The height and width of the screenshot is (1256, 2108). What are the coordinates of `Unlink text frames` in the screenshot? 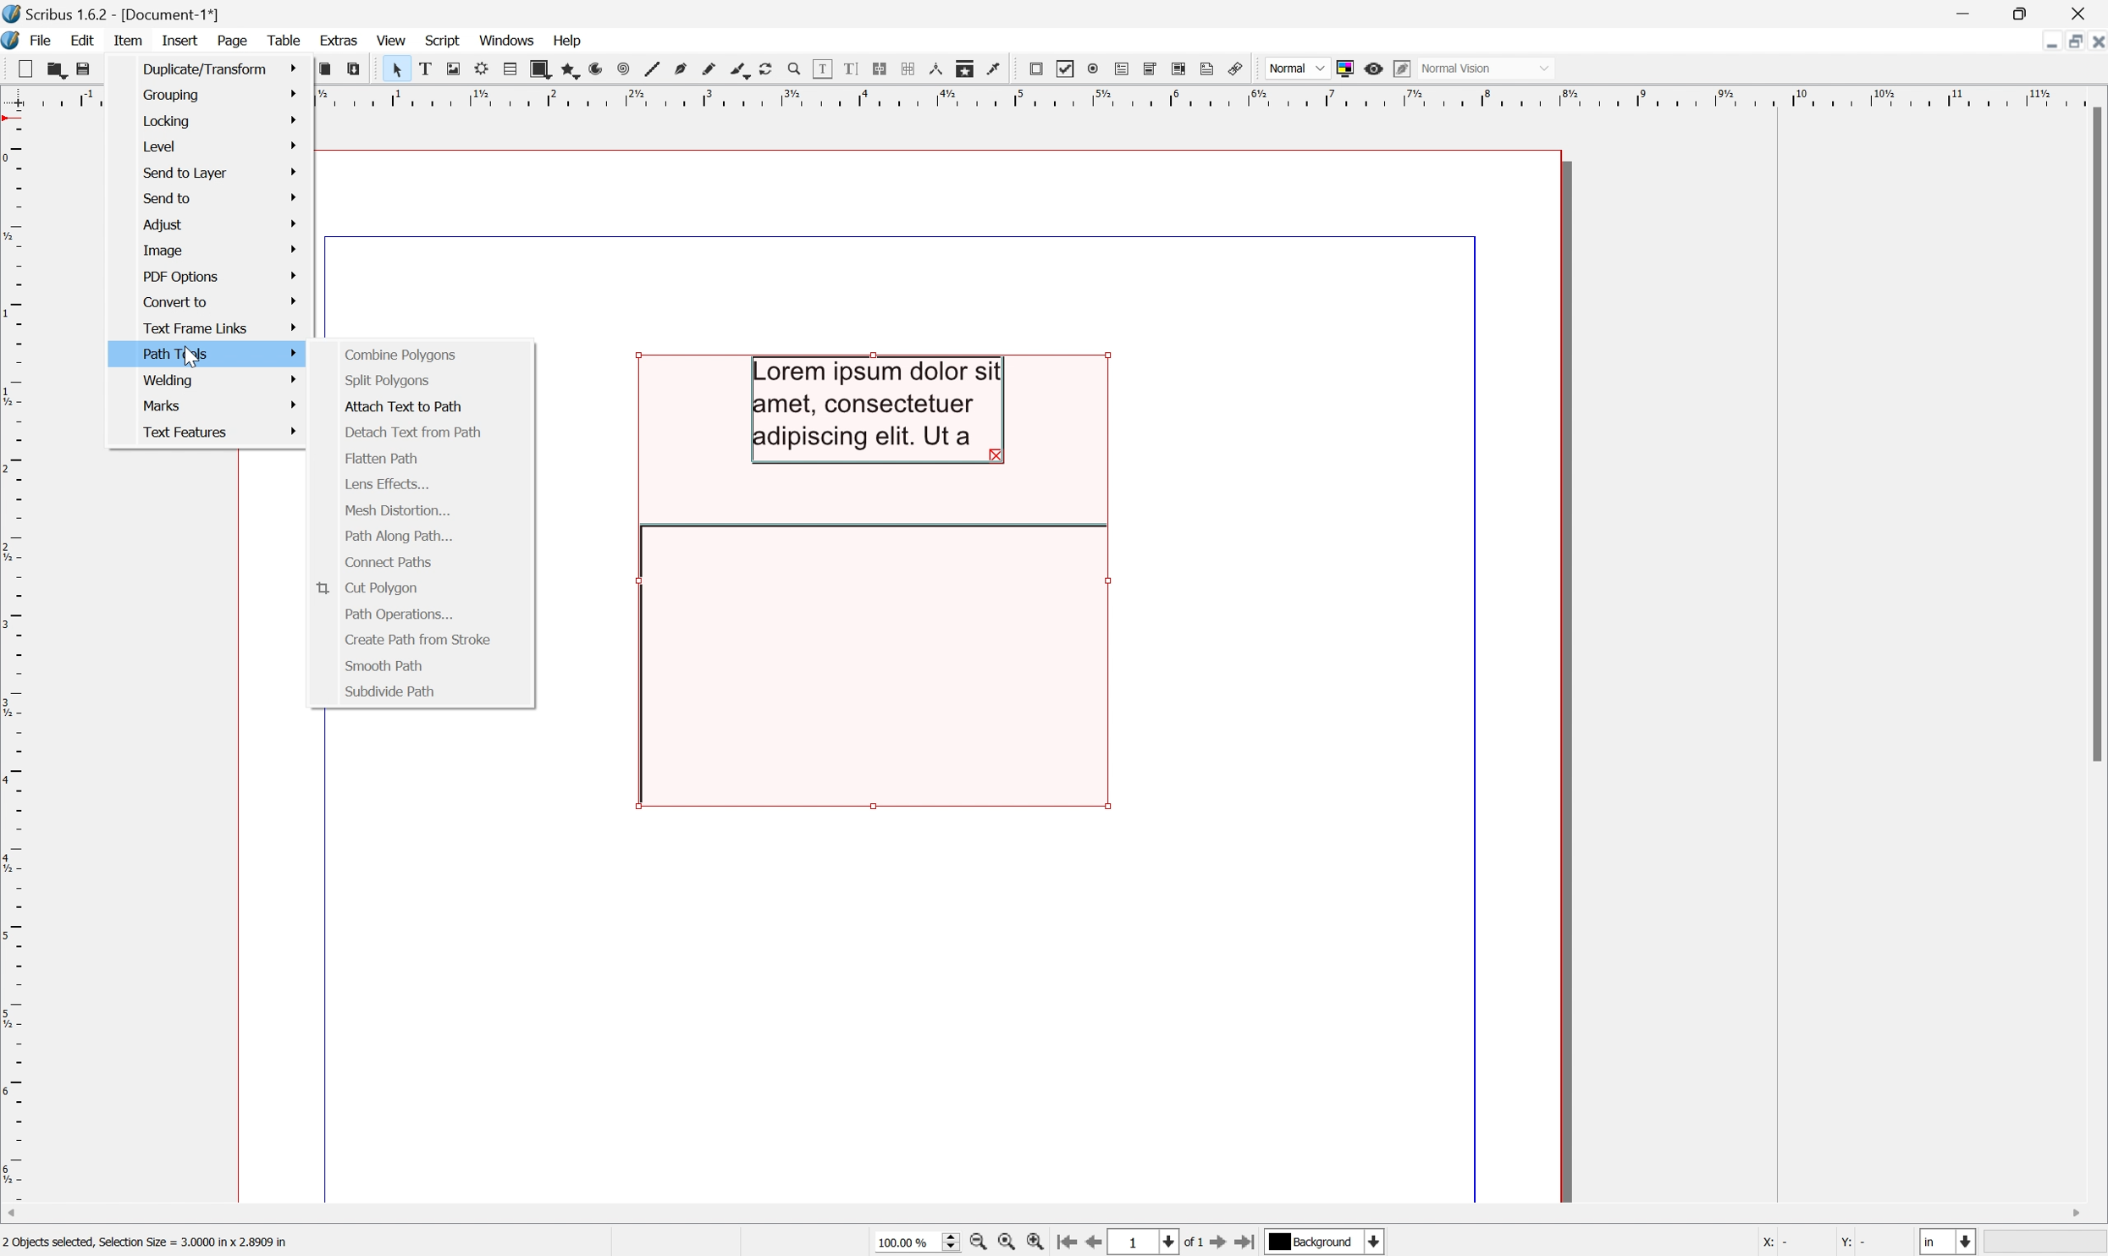 It's located at (908, 68).